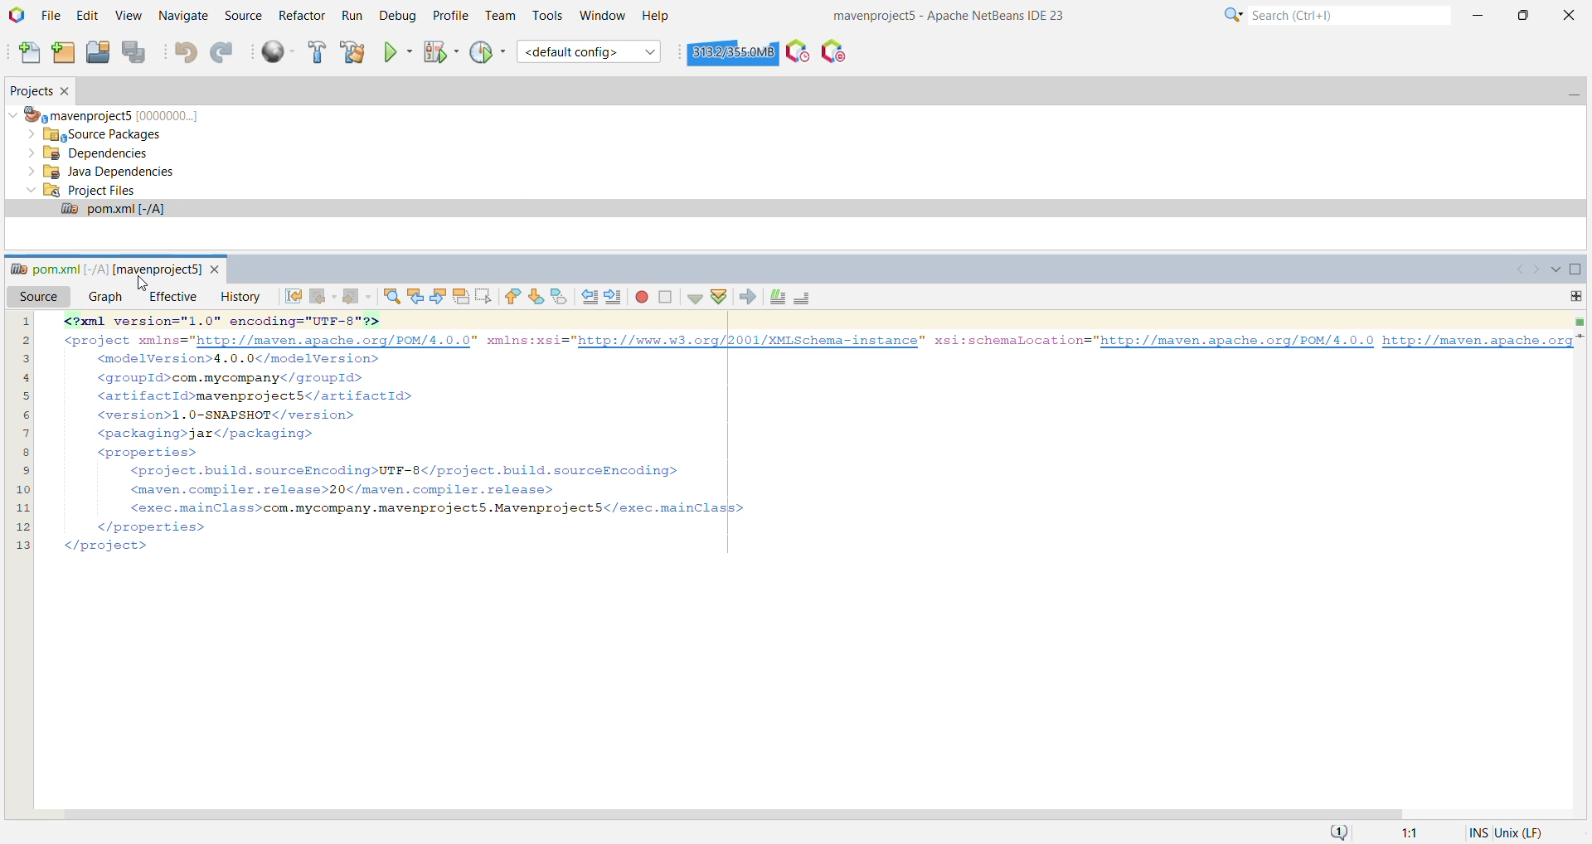 This screenshot has height=844, width=1592. What do you see at coordinates (21, 468) in the screenshot?
I see `9` at bounding box center [21, 468].